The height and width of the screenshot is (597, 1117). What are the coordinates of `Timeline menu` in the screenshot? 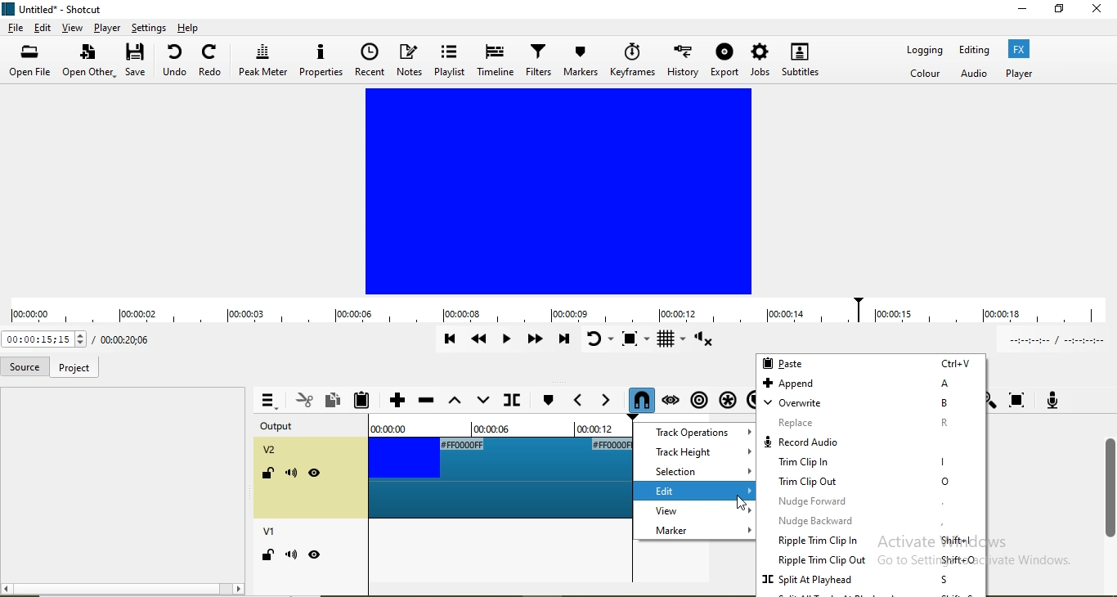 It's located at (267, 401).